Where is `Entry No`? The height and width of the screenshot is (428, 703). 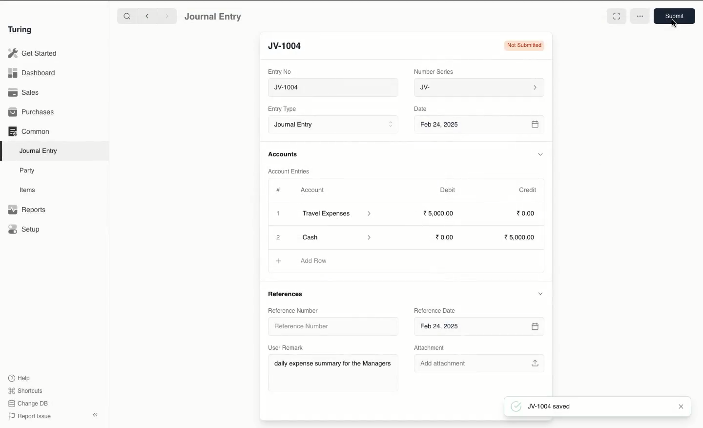 Entry No is located at coordinates (280, 72).